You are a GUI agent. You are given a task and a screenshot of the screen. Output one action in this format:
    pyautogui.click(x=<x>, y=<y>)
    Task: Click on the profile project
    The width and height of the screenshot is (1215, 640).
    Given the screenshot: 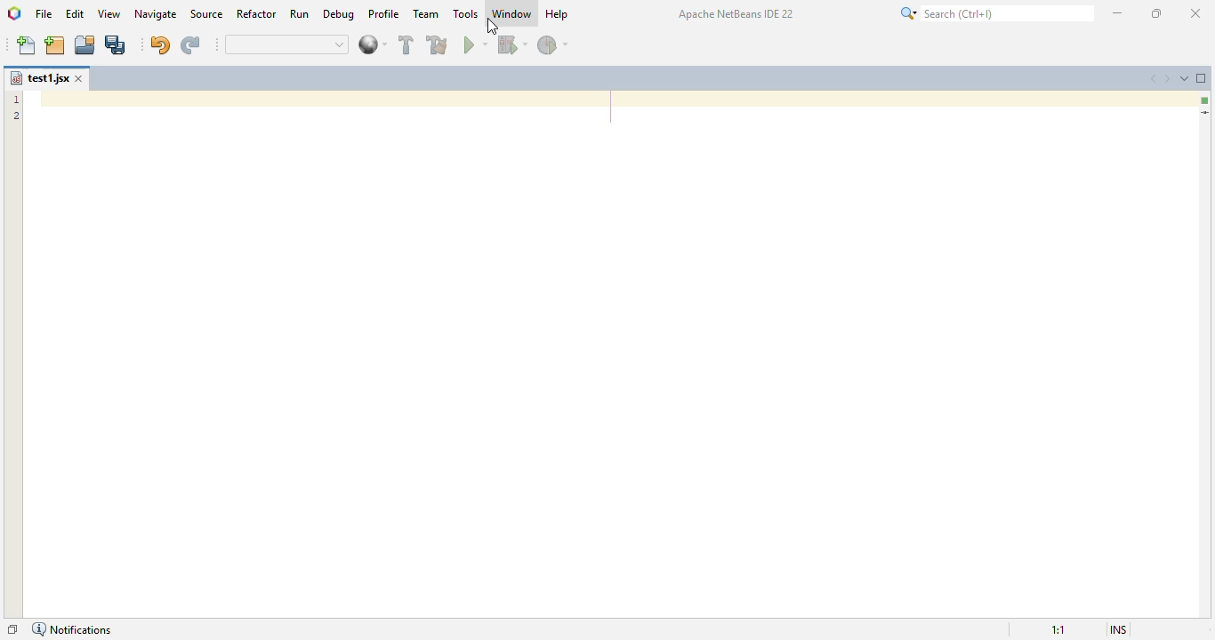 What is the action you would take?
    pyautogui.click(x=553, y=44)
    